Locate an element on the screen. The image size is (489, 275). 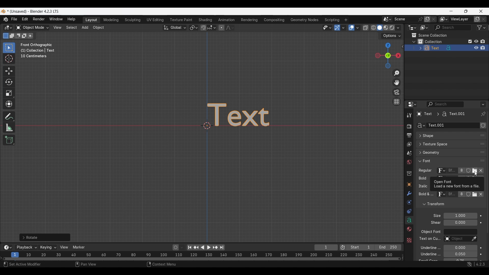
World is located at coordinates (409, 162).